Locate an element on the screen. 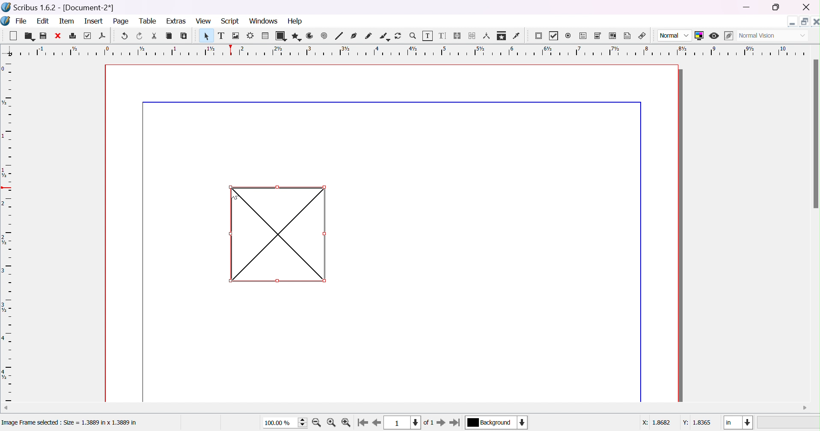 Image resolution: width=820 pixels, height=431 pixels. Image Frame selected : Size = 1.3889 in x 1.3889 in is located at coordinates (70, 424).